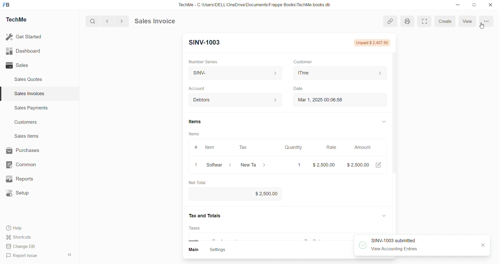 The width and height of the screenshot is (499, 264). What do you see at coordinates (475, 6) in the screenshot?
I see `Maximize` at bounding box center [475, 6].